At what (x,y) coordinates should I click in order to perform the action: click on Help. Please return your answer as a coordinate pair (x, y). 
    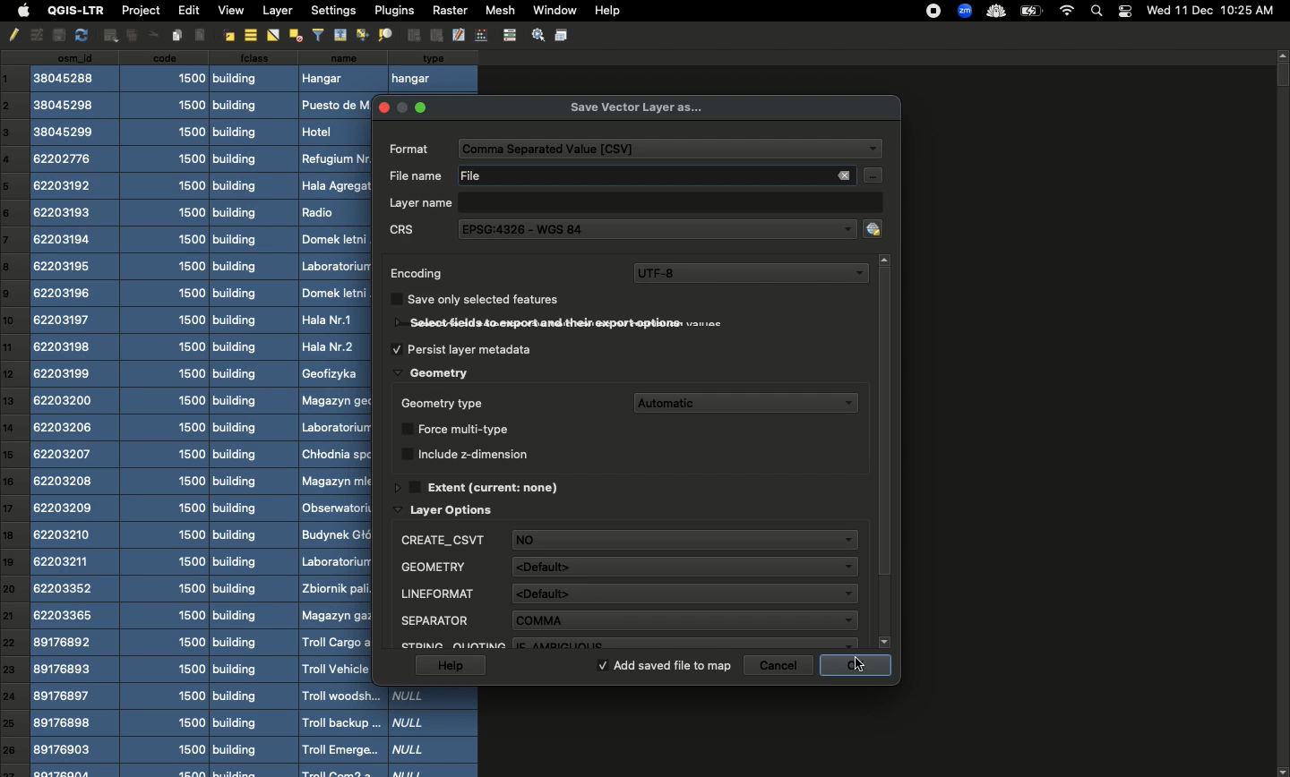
    Looking at the image, I should click on (449, 666).